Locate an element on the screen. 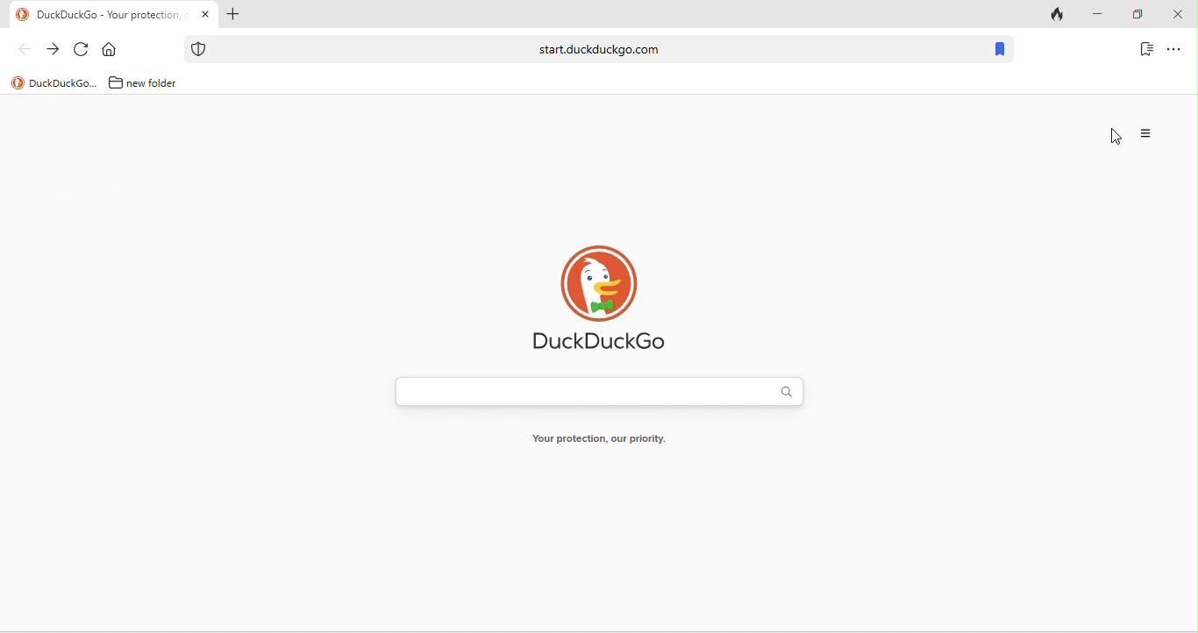 The image size is (1198, 633). minimize is located at coordinates (1098, 12).